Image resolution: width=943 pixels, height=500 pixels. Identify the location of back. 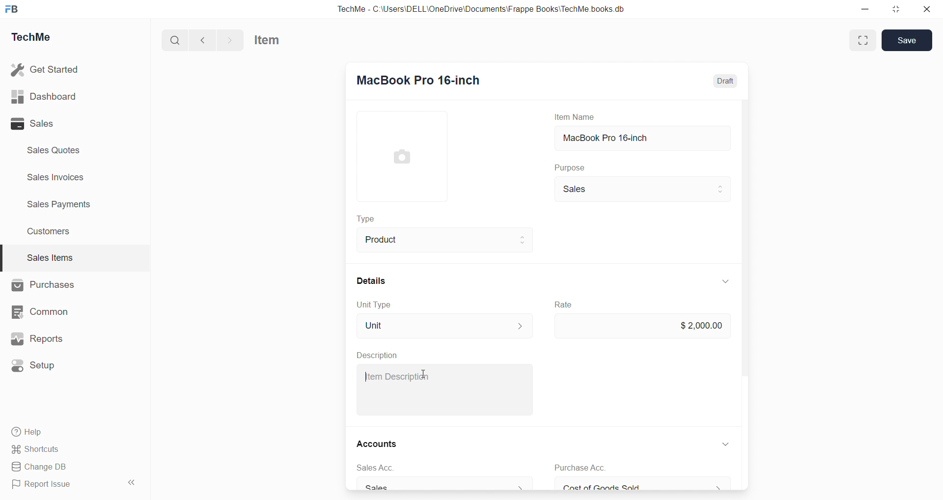
(203, 40).